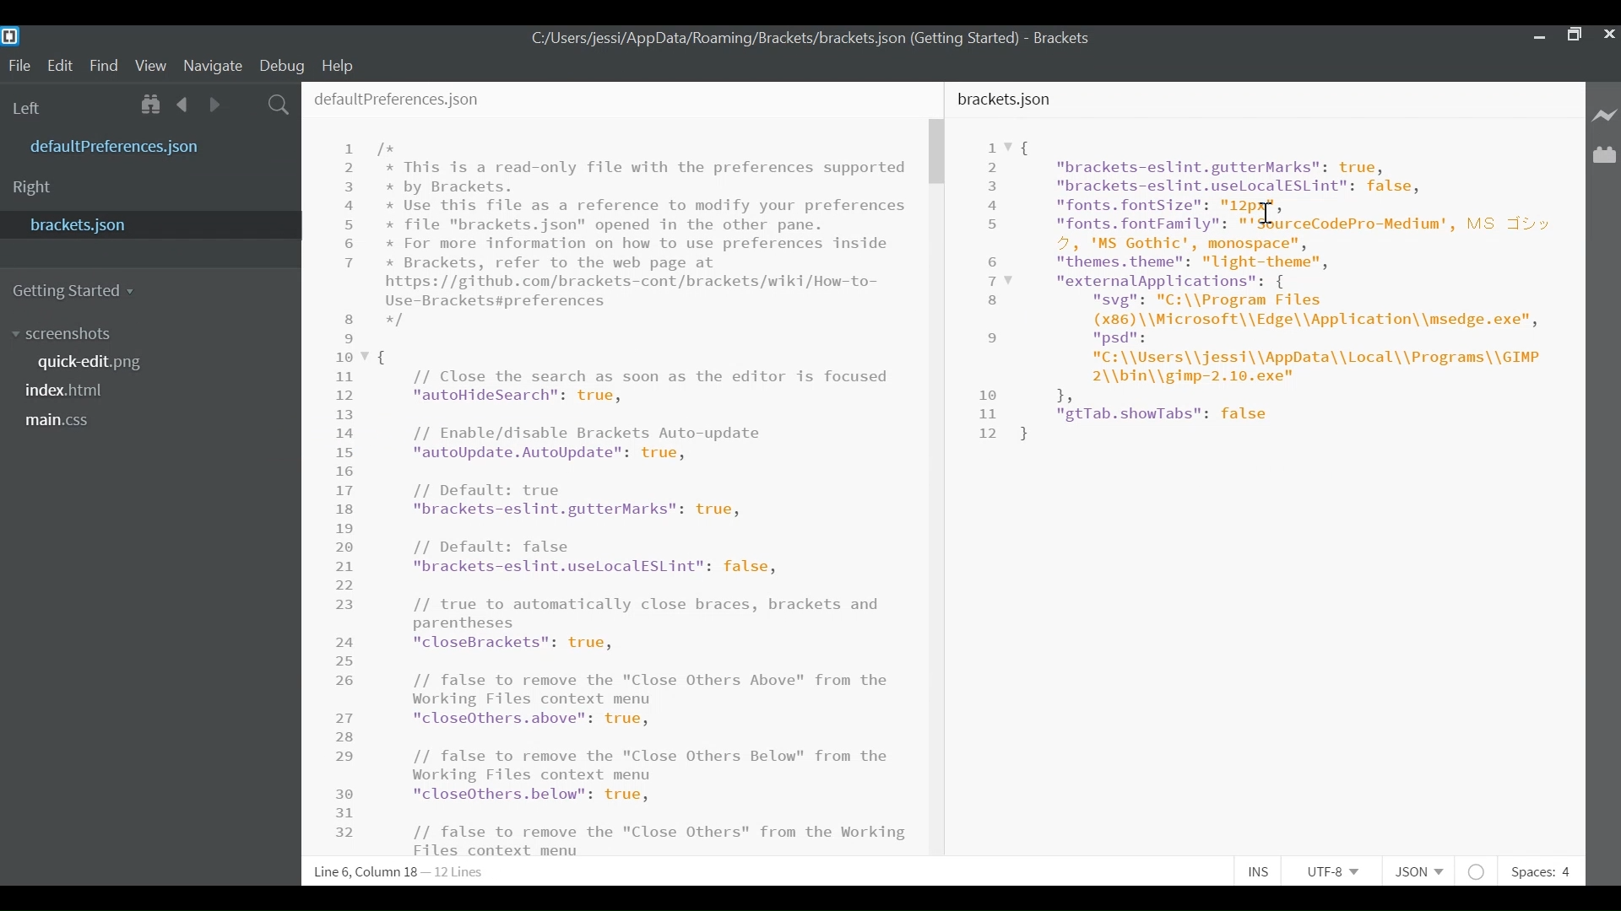 The image size is (1621, 911). Describe the element at coordinates (1537, 35) in the screenshot. I see `minimize` at that location.